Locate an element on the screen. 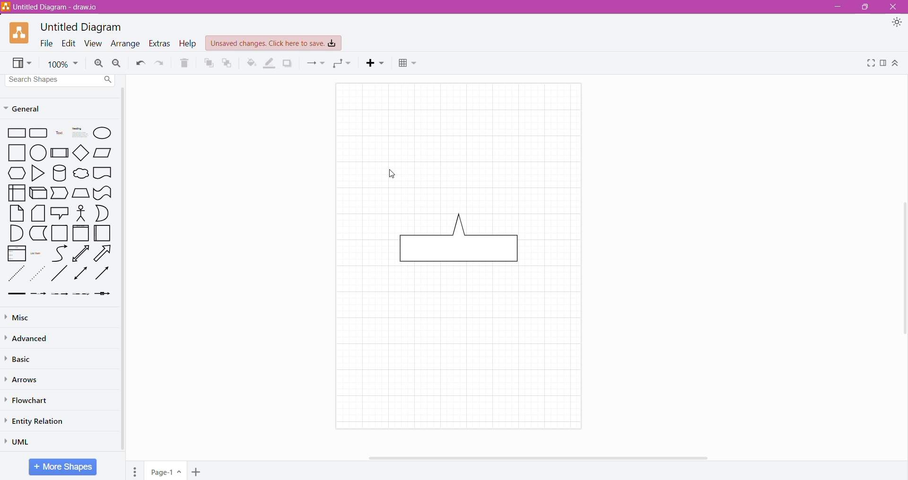 This screenshot has width=908, height=480. diagonal line is located at coordinates (60, 274).